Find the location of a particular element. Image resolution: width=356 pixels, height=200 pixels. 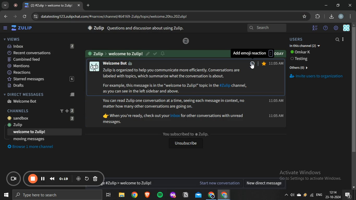

file explorer is located at coordinates (122, 195).